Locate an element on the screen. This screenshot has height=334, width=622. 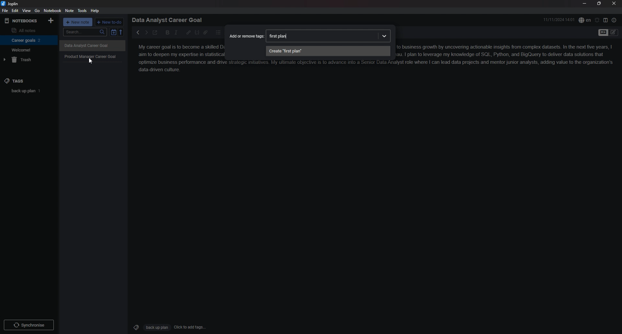
search... is located at coordinates (85, 32).